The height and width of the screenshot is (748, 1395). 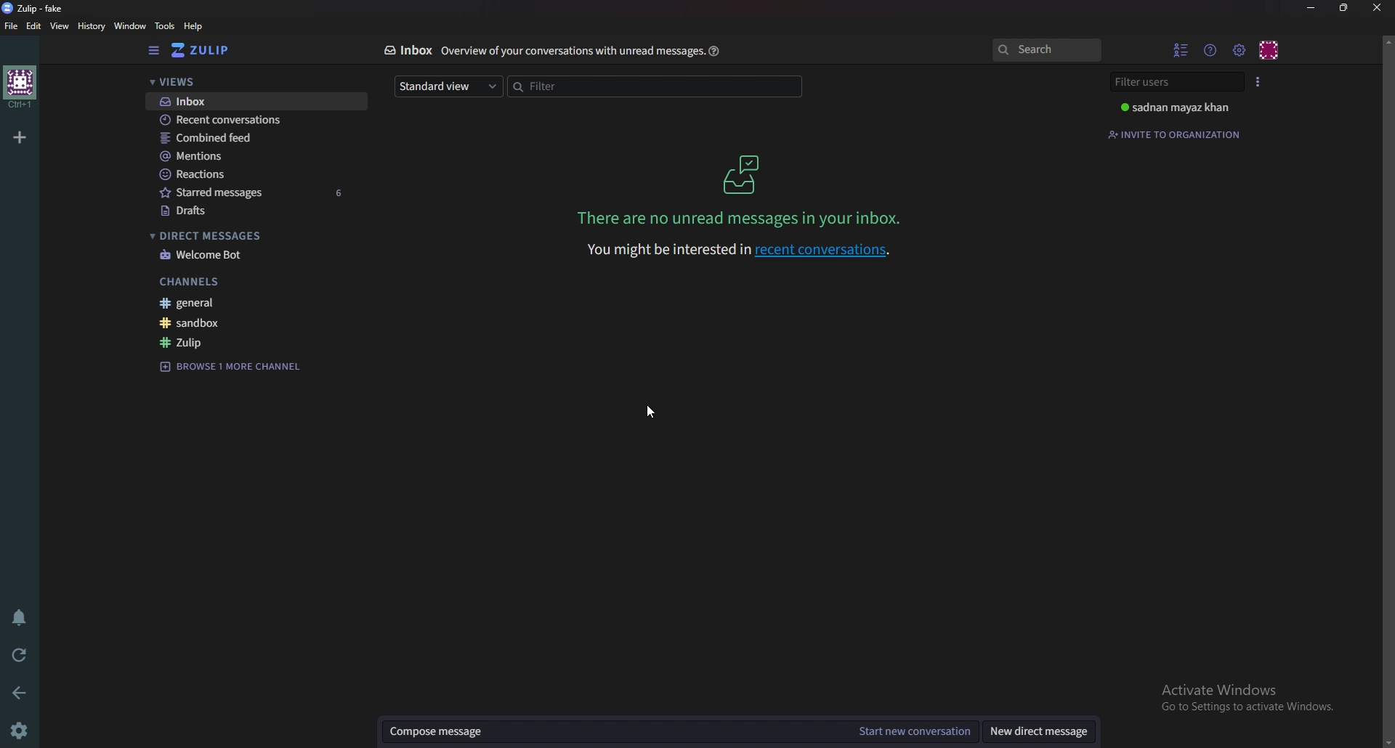 I want to click on Hide sidebar, so click(x=152, y=51).